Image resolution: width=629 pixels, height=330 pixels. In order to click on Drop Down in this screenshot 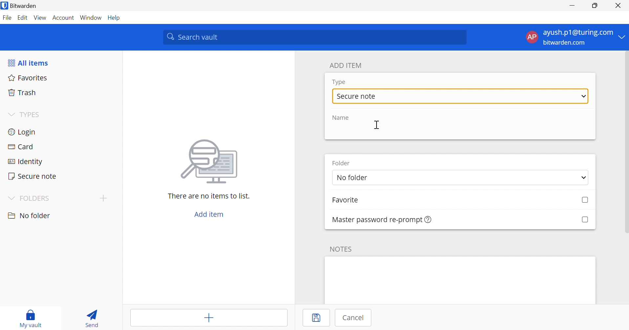, I will do `click(622, 37)`.